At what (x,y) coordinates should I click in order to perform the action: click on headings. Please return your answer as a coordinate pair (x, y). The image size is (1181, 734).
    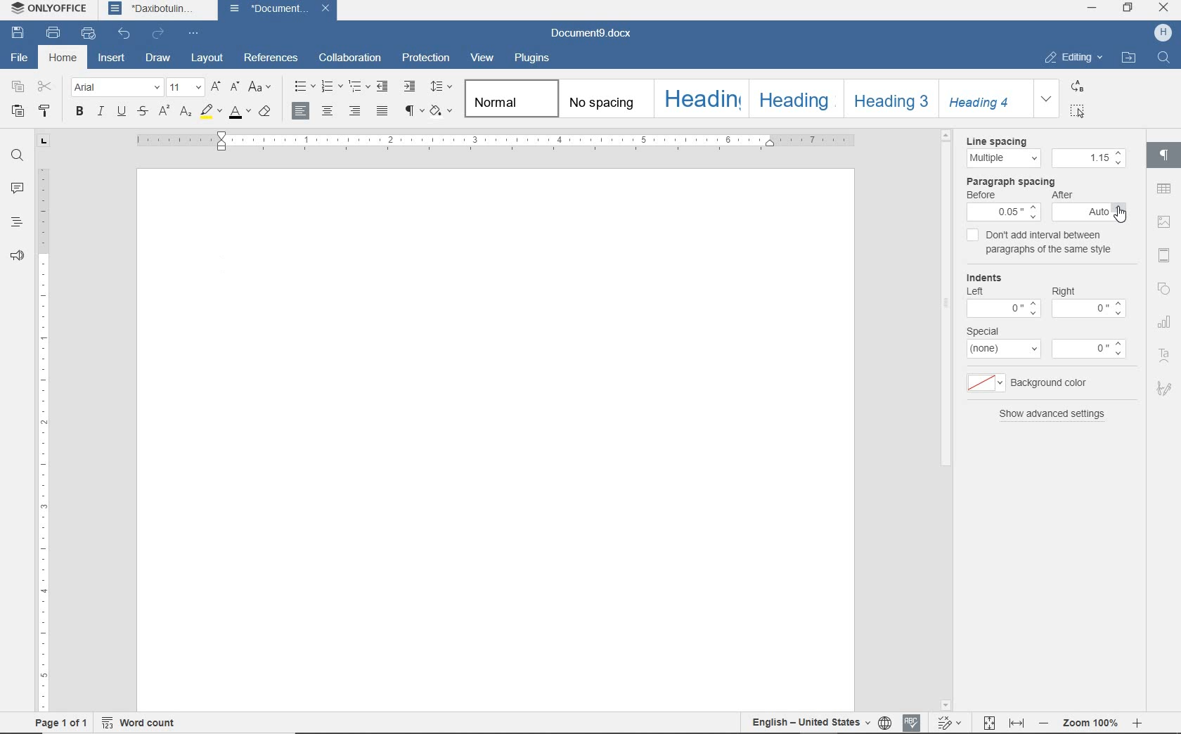
    Looking at the image, I should click on (15, 224).